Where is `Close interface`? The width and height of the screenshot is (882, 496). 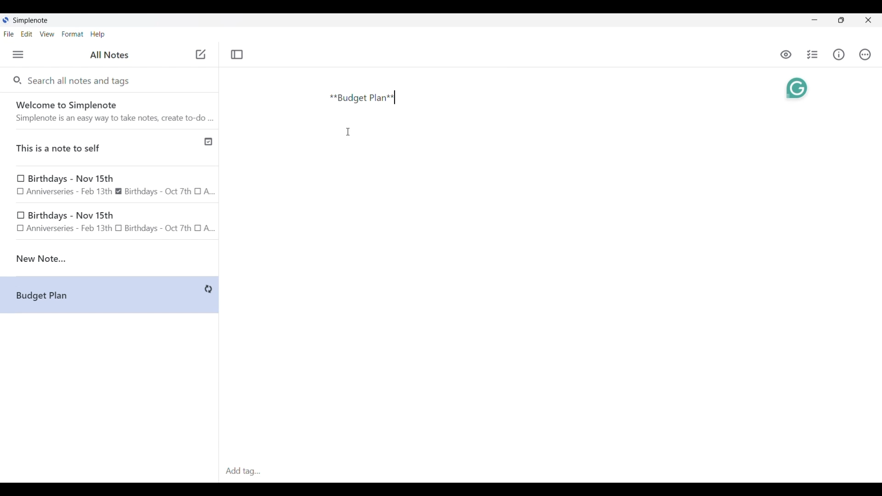 Close interface is located at coordinates (868, 20).